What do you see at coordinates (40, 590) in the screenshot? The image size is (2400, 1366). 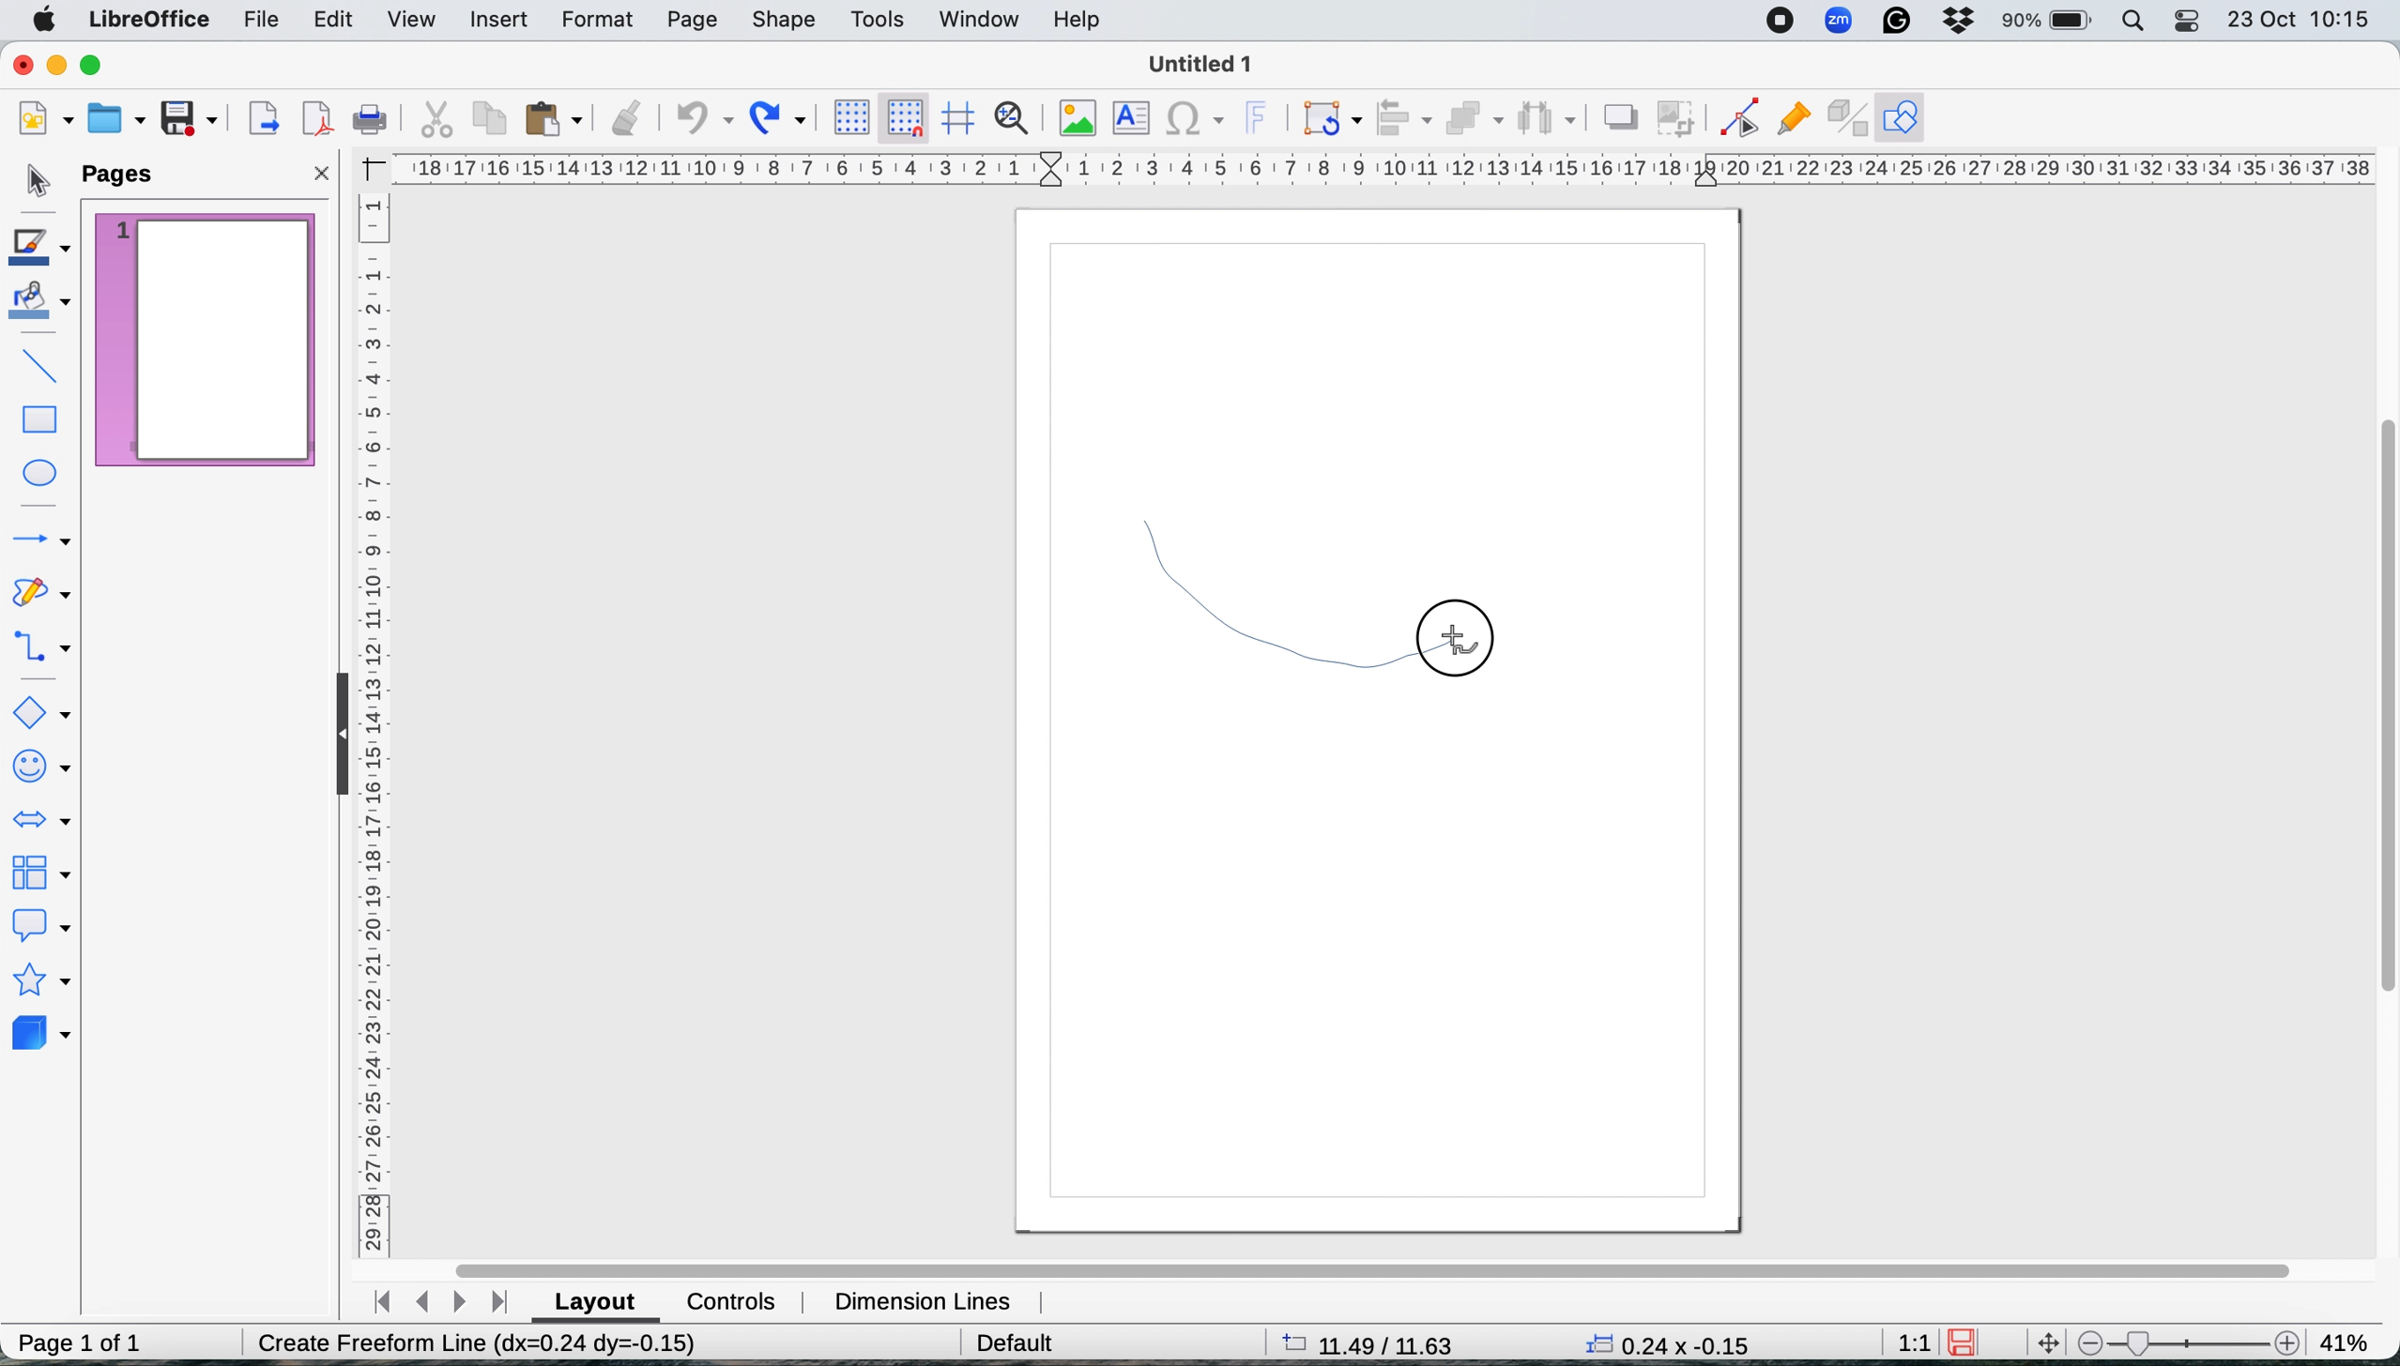 I see `curves and polygons` at bounding box center [40, 590].